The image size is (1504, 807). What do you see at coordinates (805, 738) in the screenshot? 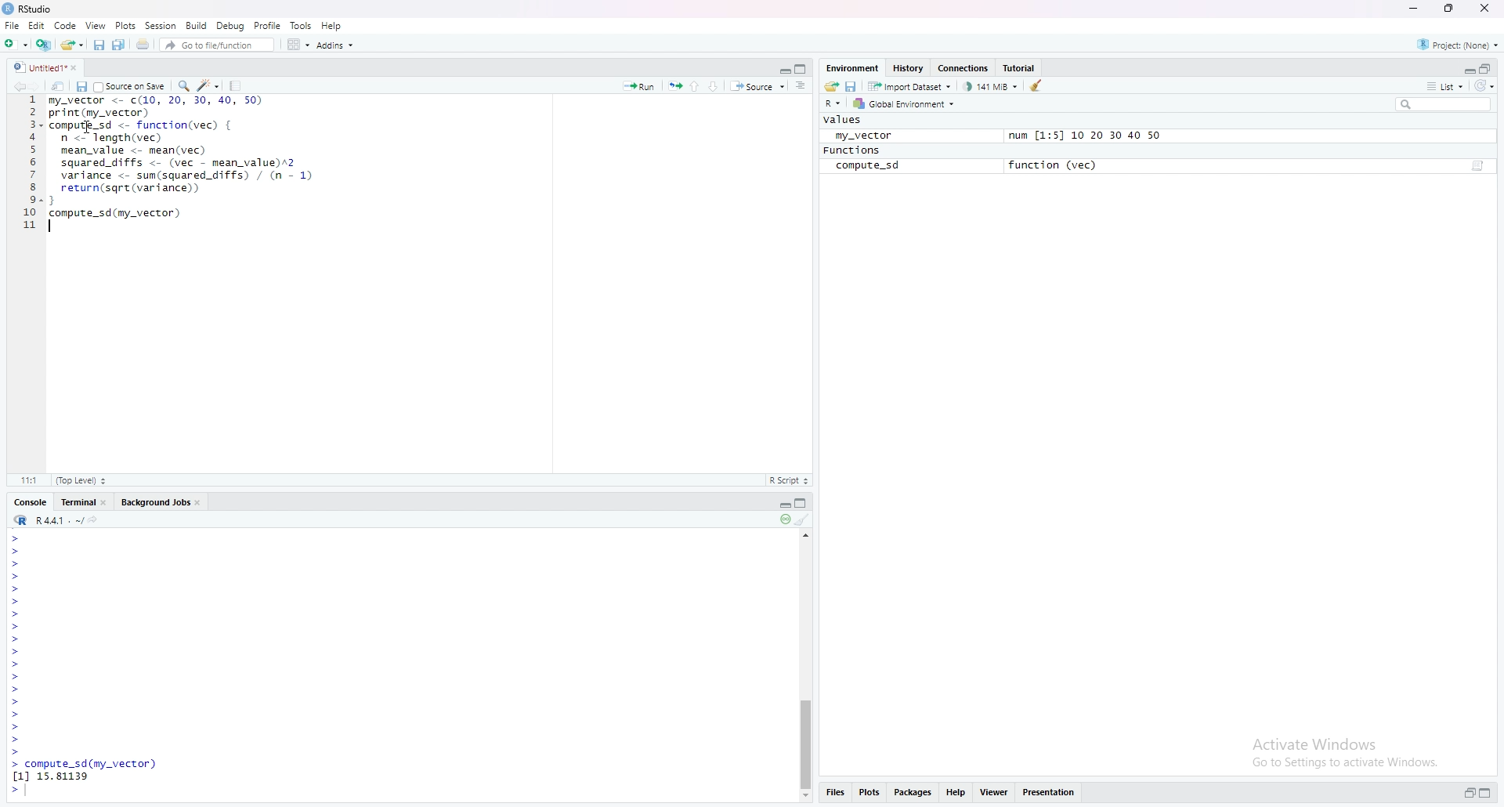
I see `Scrollbar` at bounding box center [805, 738].